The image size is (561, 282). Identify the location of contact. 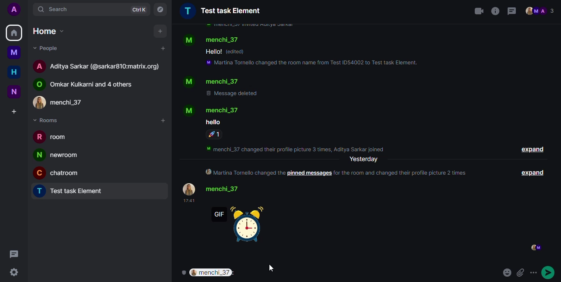
(213, 110).